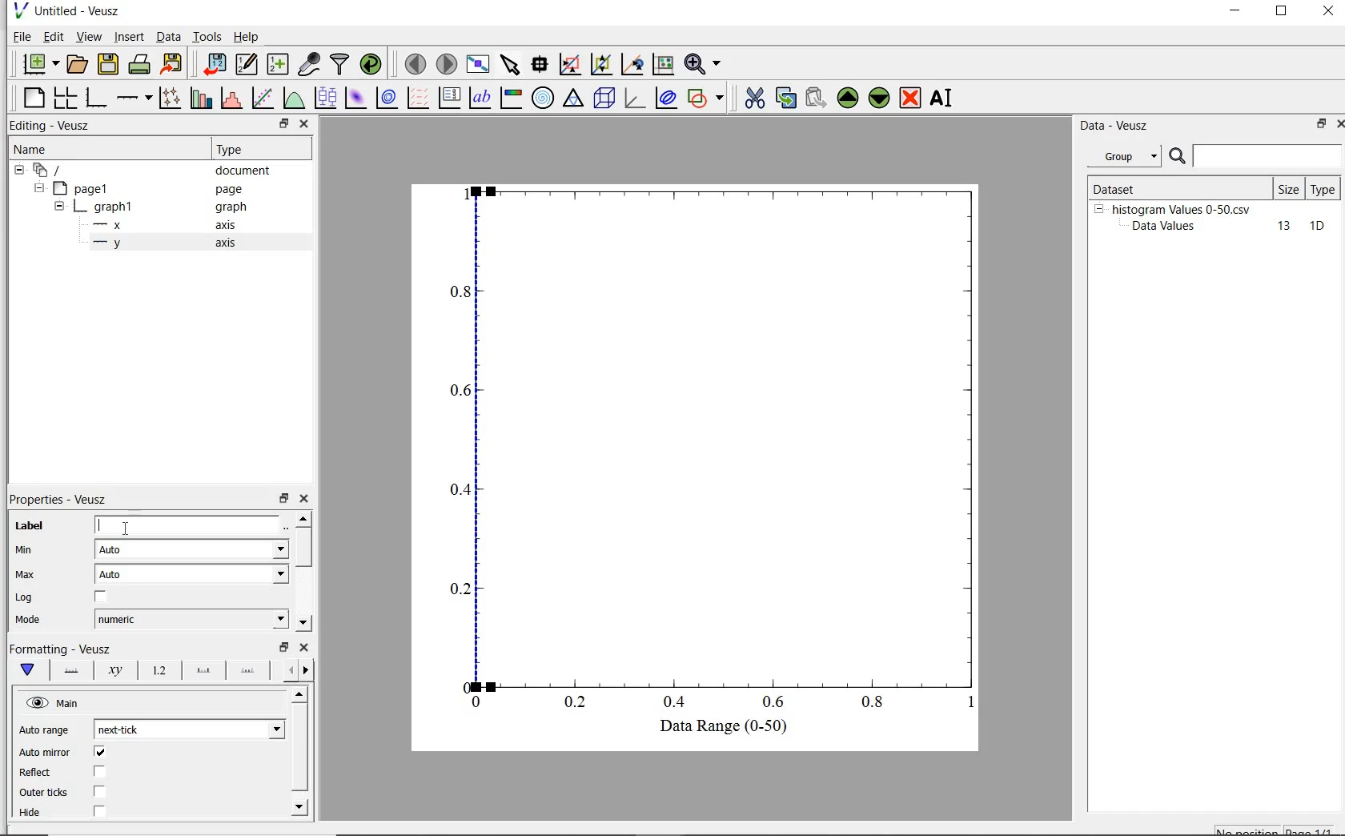 The width and height of the screenshot is (1345, 836). What do you see at coordinates (1324, 188) in the screenshot?
I see `type` at bounding box center [1324, 188].